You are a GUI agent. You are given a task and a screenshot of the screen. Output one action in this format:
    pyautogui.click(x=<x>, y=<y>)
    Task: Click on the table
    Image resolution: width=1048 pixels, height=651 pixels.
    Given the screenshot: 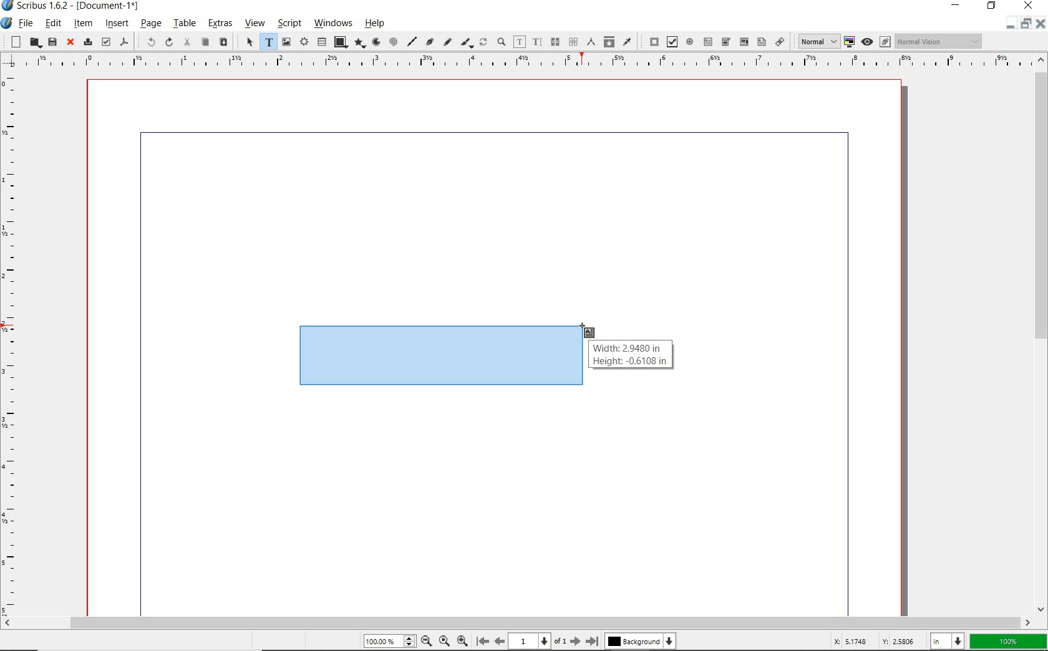 What is the action you would take?
    pyautogui.click(x=322, y=42)
    